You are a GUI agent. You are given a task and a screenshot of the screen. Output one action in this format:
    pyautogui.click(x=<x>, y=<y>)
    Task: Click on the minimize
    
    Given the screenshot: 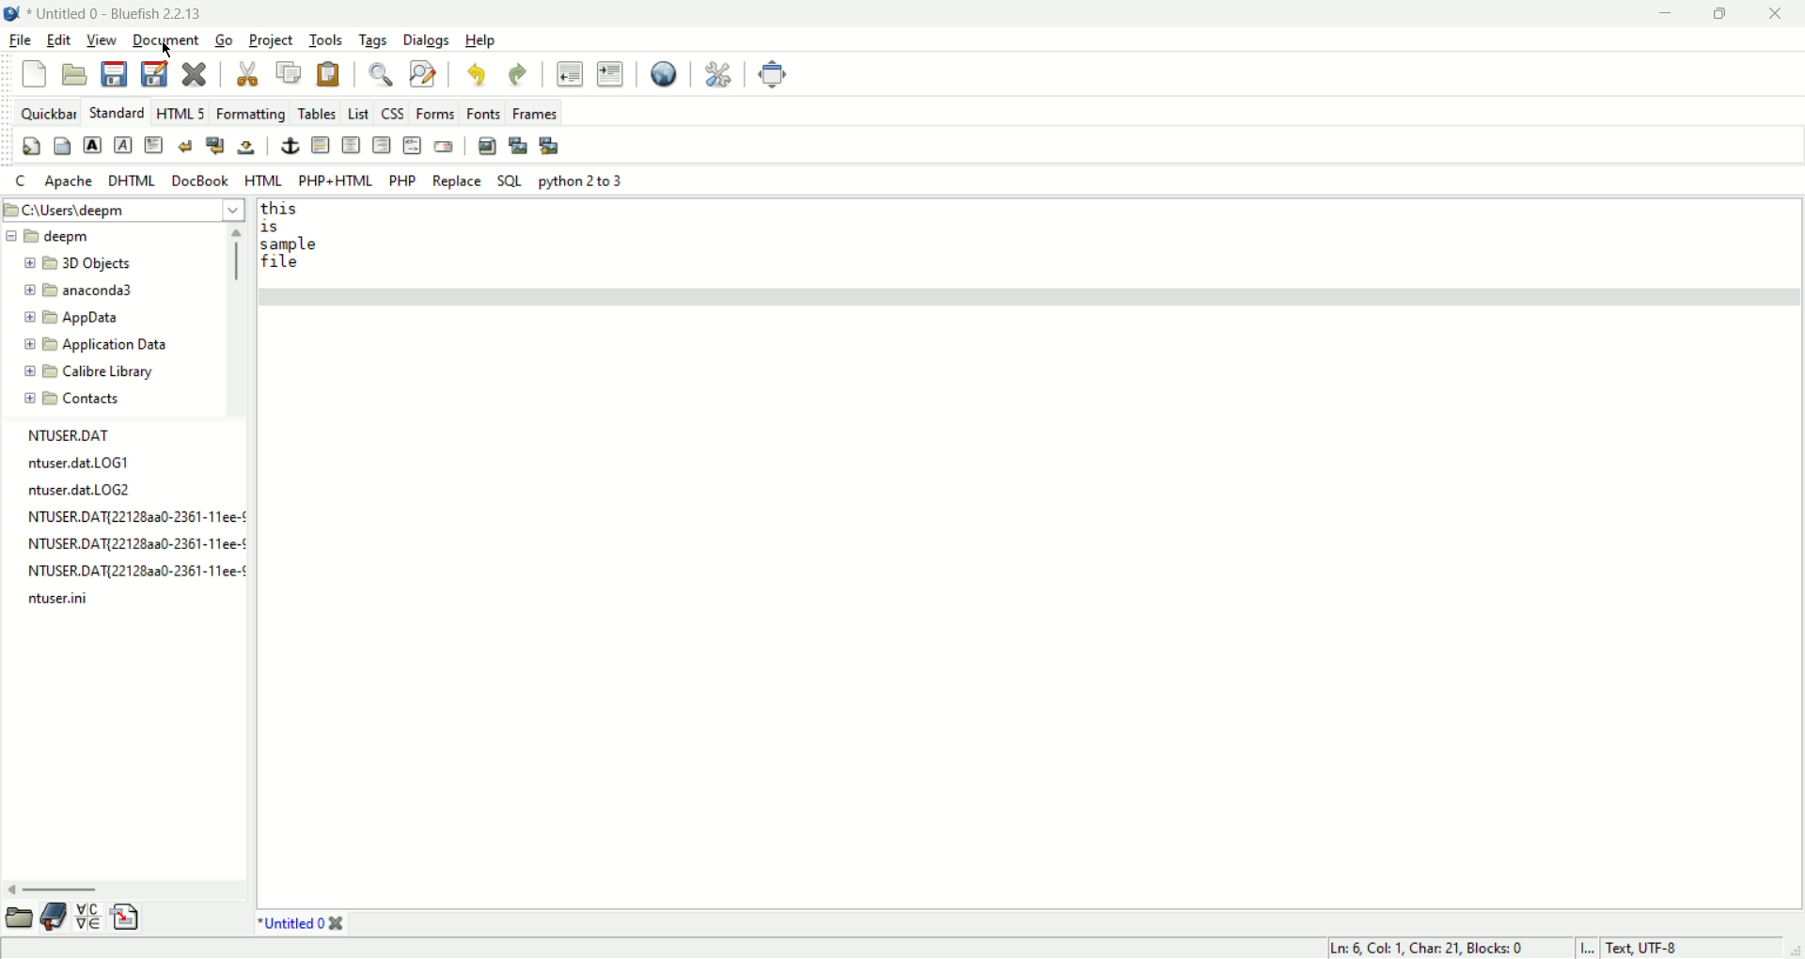 What is the action you would take?
    pyautogui.click(x=1667, y=13)
    